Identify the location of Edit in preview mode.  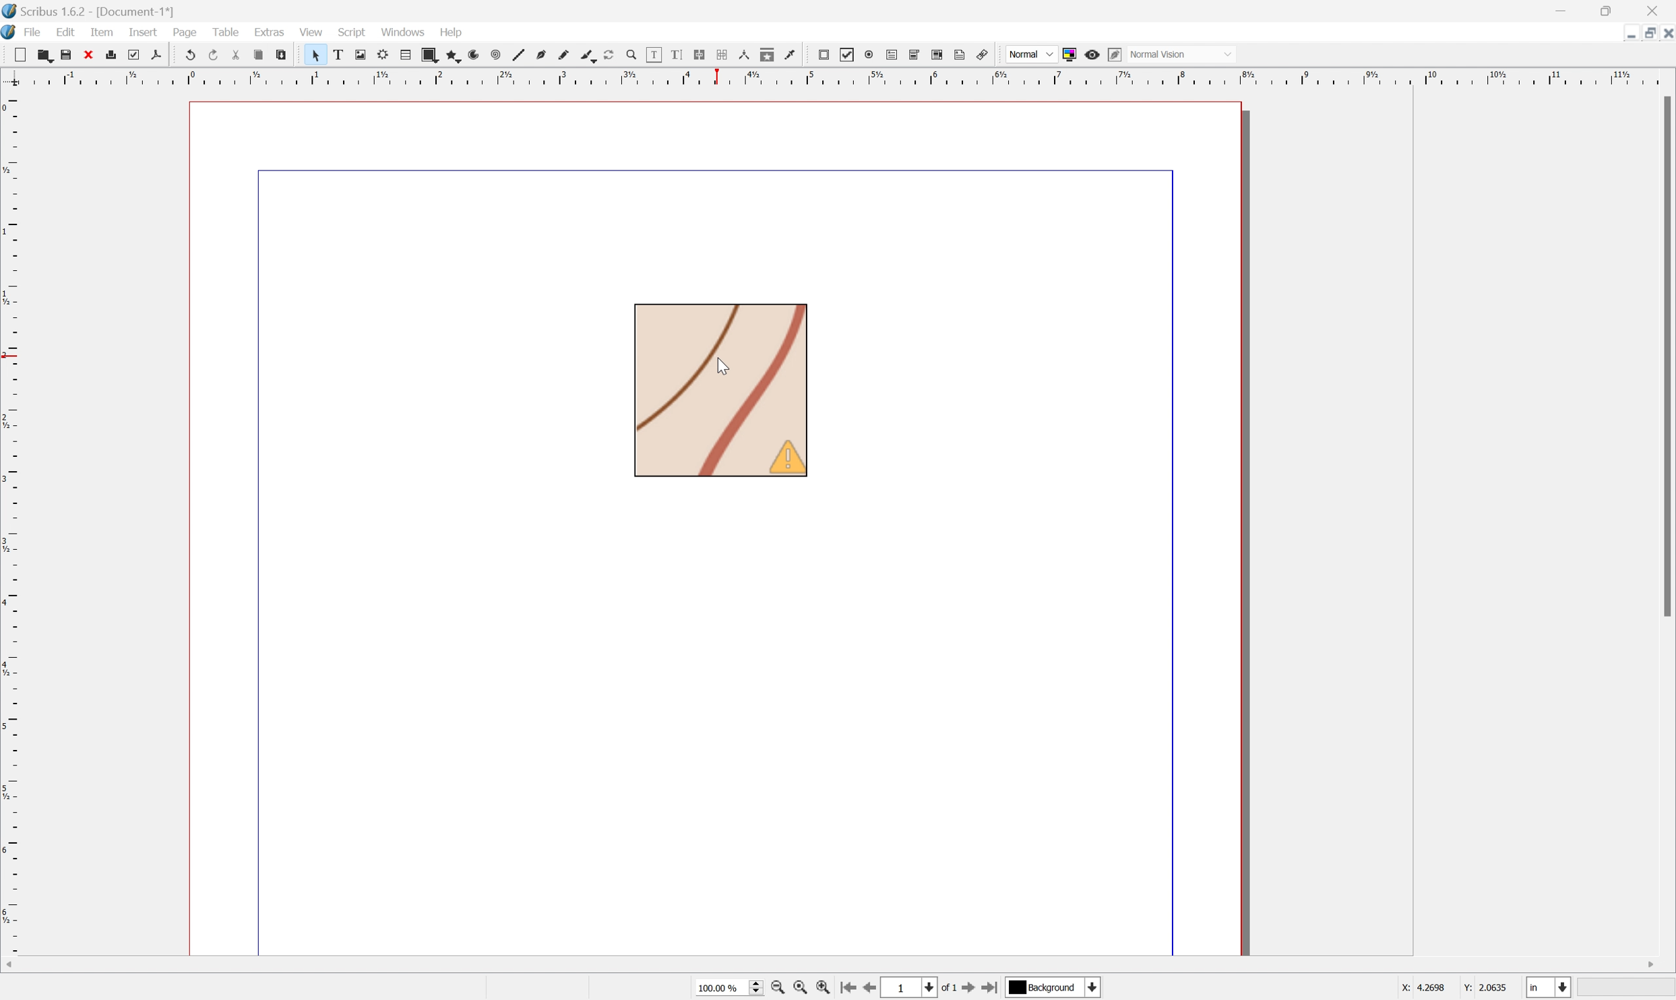
(1118, 53).